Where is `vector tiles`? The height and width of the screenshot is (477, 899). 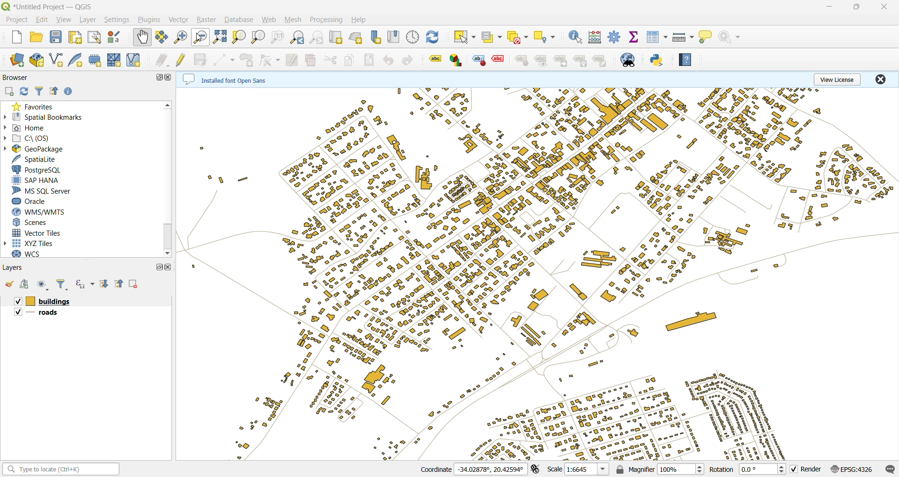
vector tiles is located at coordinates (39, 232).